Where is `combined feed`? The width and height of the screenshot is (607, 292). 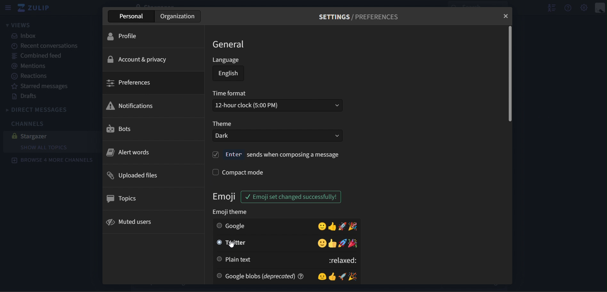
combined feed is located at coordinates (38, 56).